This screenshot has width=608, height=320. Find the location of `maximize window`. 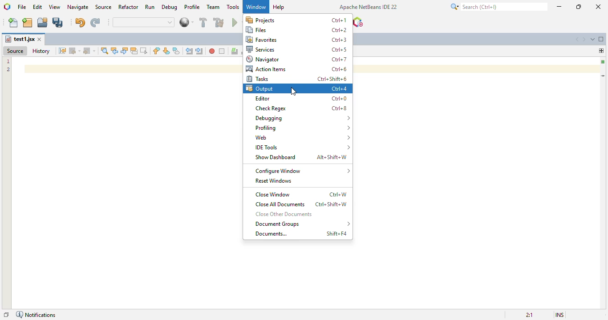

maximize window is located at coordinates (601, 39).